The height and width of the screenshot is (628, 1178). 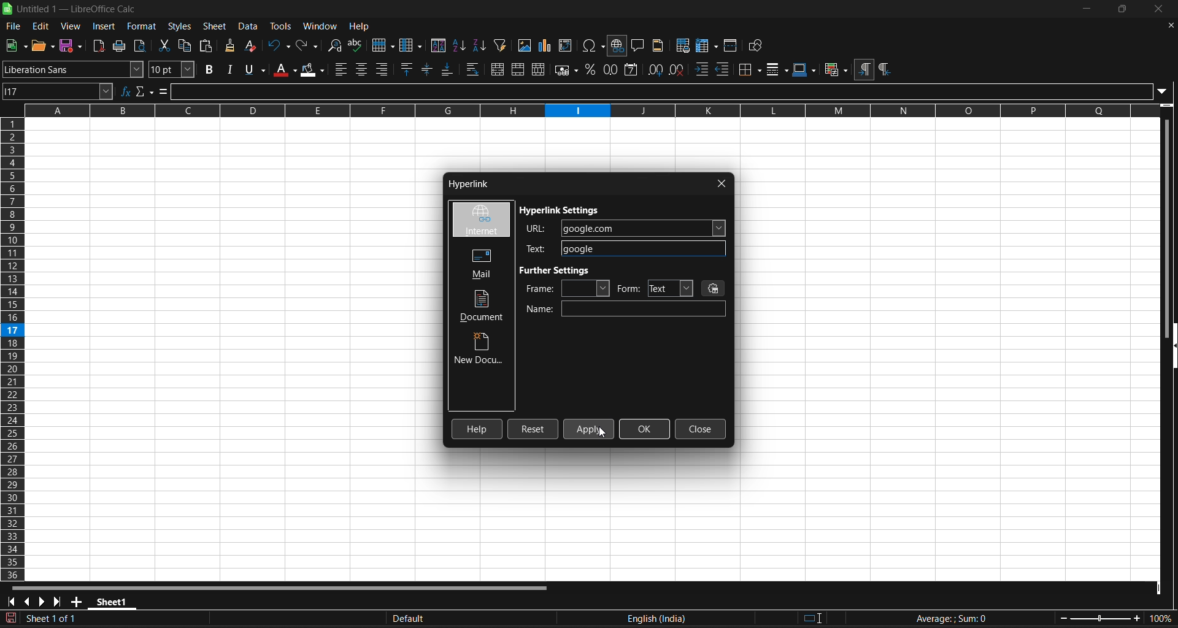 I want to click on unmerge cells, so click(x=539, y=69).